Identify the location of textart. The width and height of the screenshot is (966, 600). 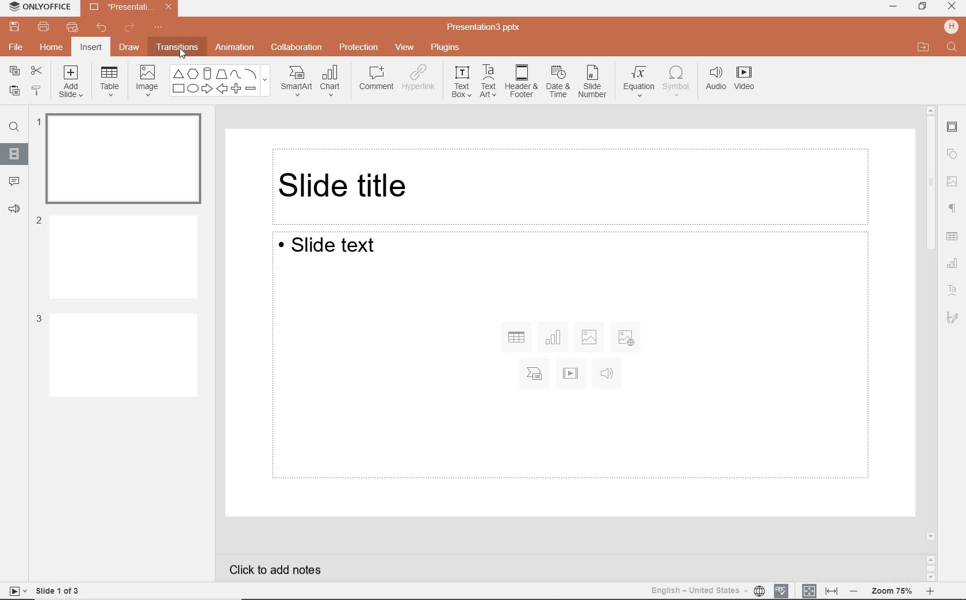
(954, 290).